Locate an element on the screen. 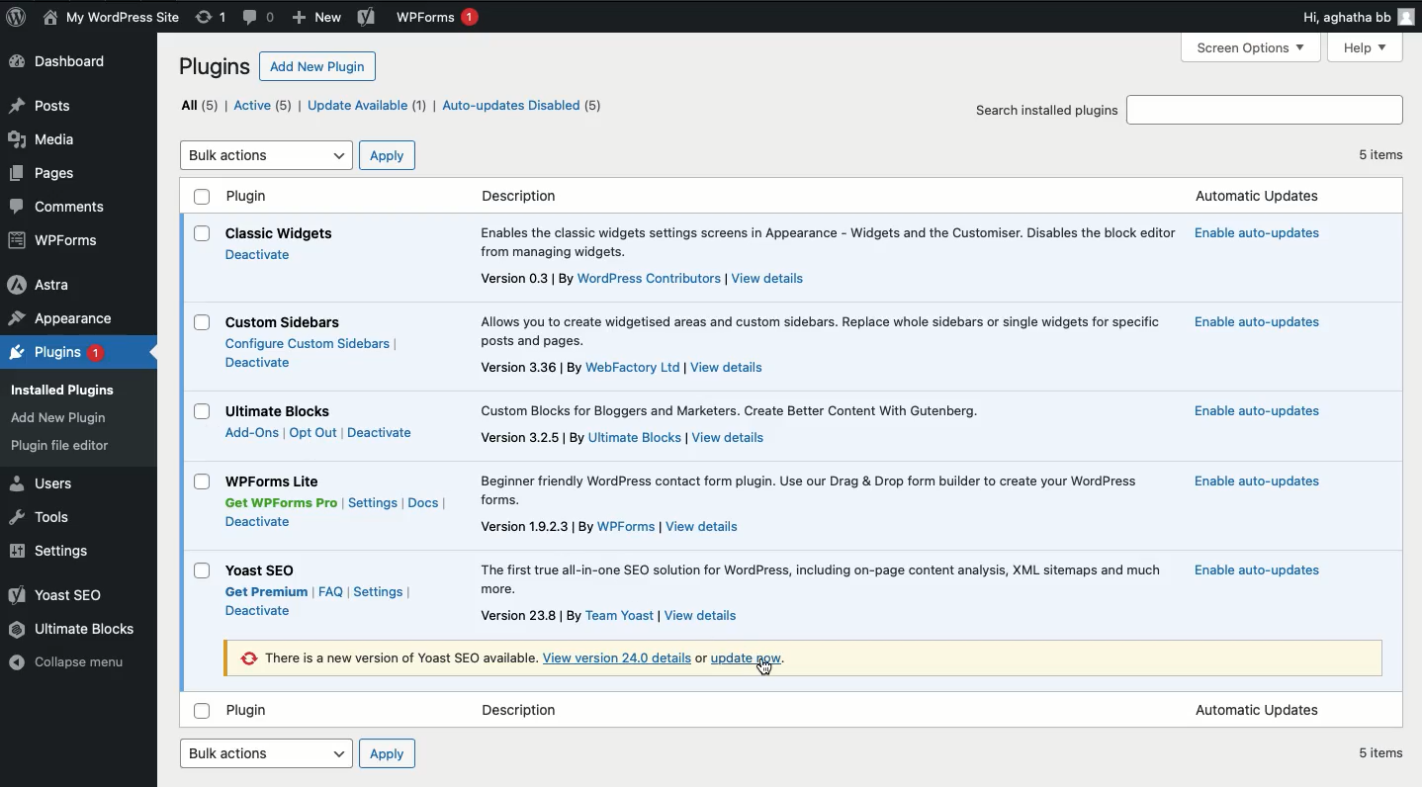  Yoast is located at coordinates (65, 595).